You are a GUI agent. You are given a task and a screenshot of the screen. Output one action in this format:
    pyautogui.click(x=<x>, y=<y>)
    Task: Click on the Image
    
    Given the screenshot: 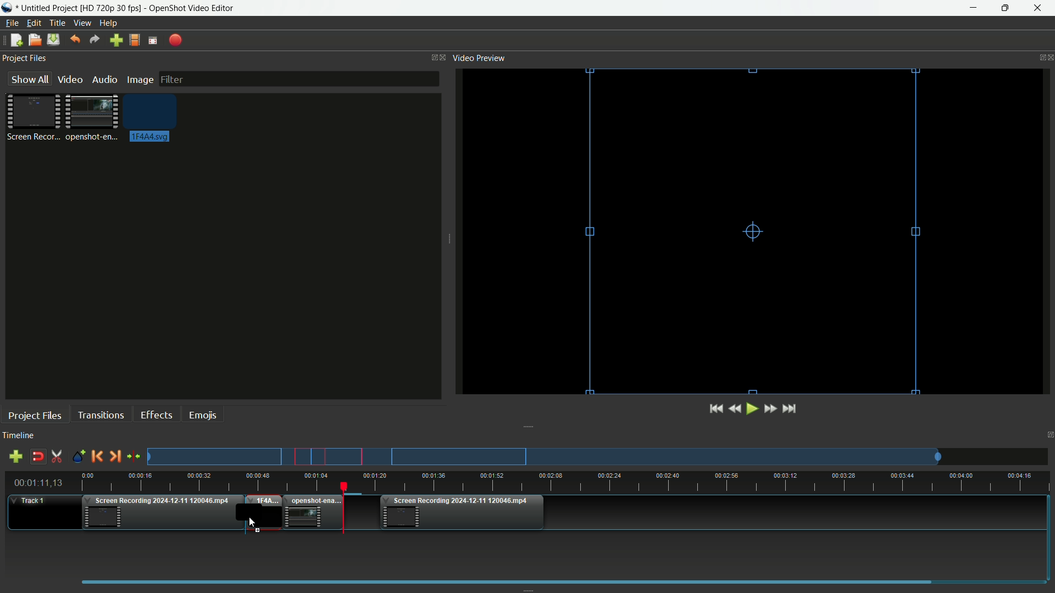 What is the action you would take?
    pyautogui.click(x=140, y=81)
    